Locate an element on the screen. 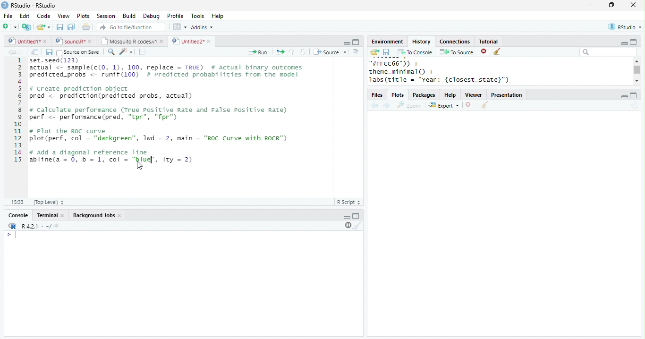 The image size is (645, 339). R Script is located at coordinates (349, 202).